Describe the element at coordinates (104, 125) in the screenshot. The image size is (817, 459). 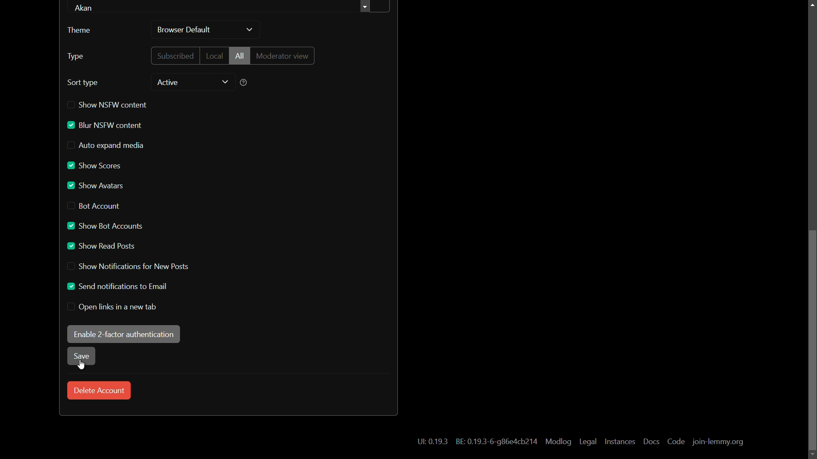
I see `blur nsfw content` at that location.